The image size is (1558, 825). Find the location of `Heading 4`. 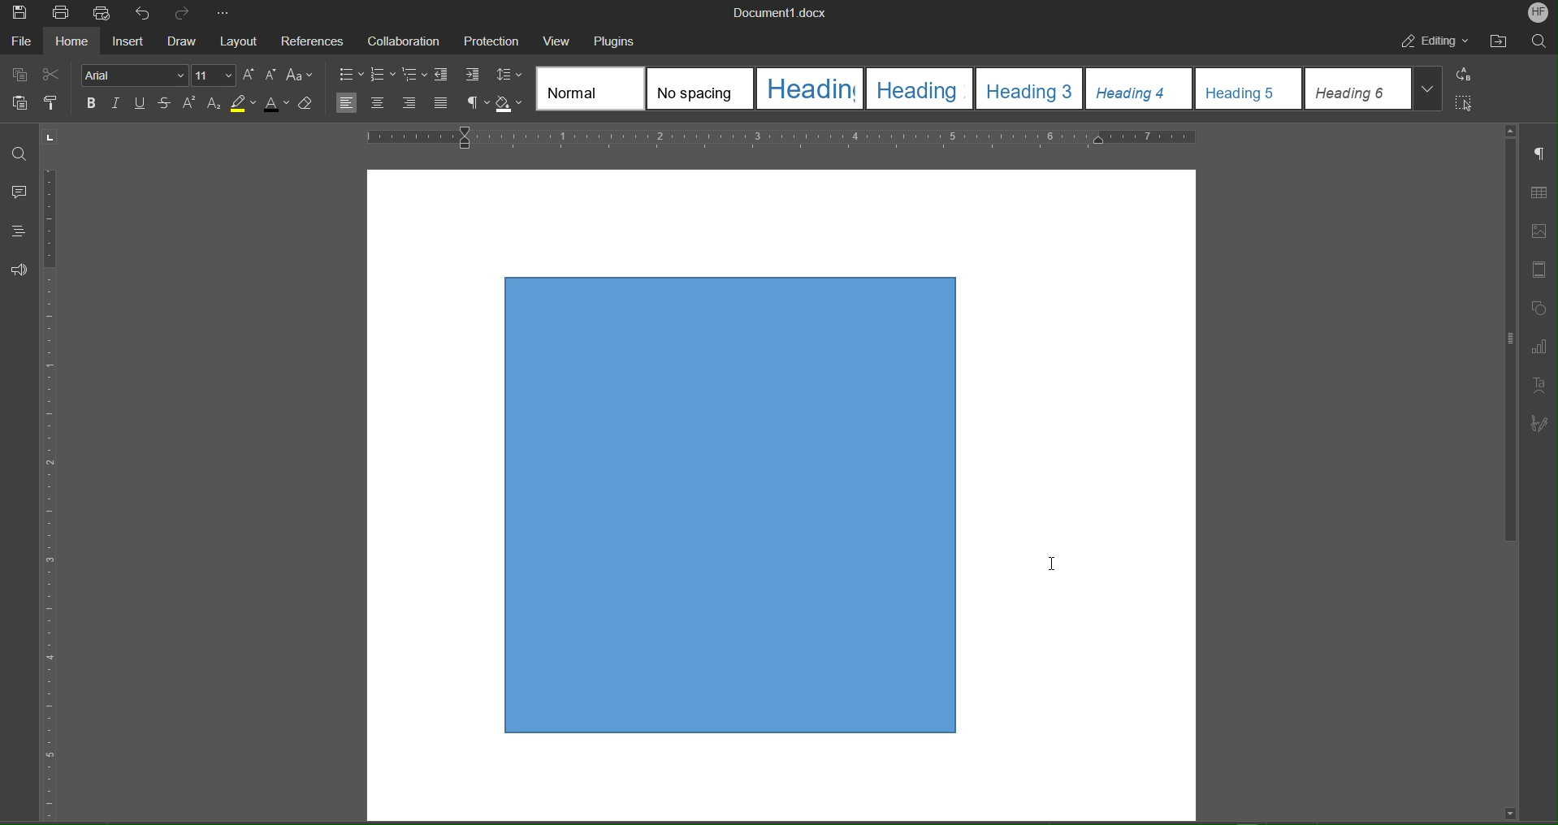

Heading 4 is located at coordinates (1136, 89).